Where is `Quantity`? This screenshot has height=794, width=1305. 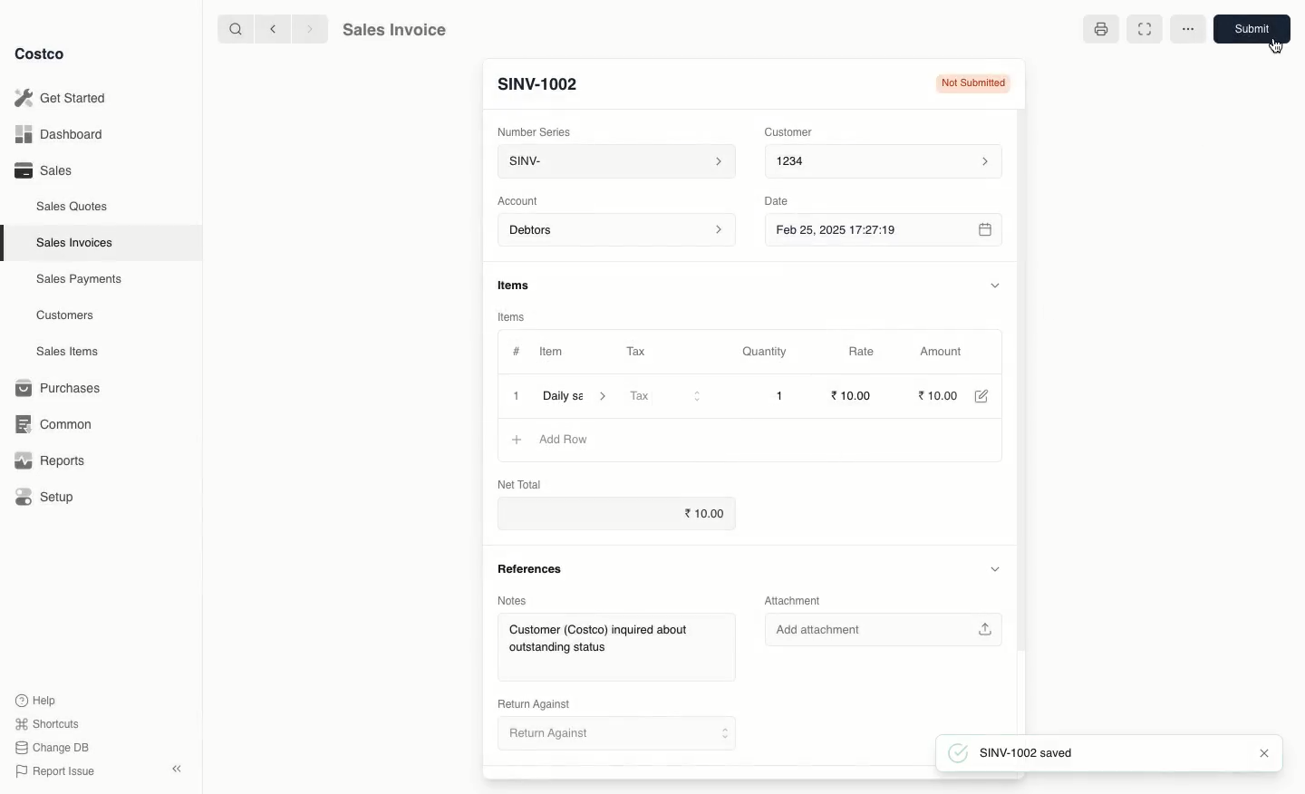
Quantity is located at coordinates (769, 353).